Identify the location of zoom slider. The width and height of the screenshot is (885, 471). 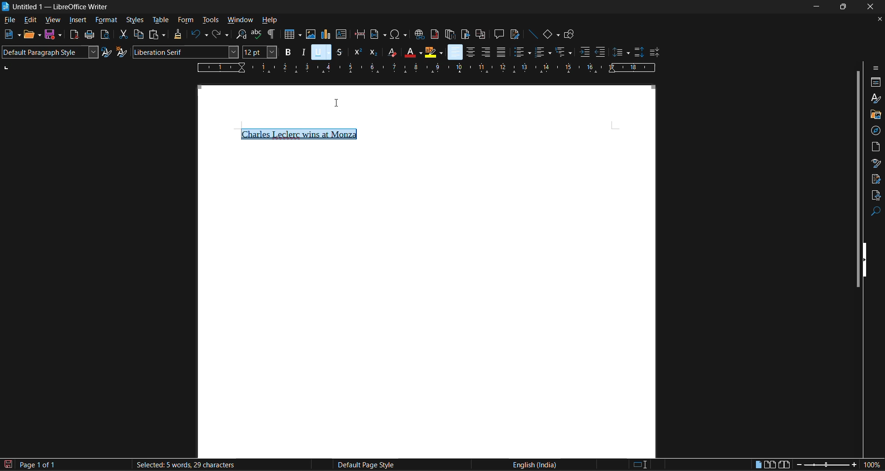
(826, 466).